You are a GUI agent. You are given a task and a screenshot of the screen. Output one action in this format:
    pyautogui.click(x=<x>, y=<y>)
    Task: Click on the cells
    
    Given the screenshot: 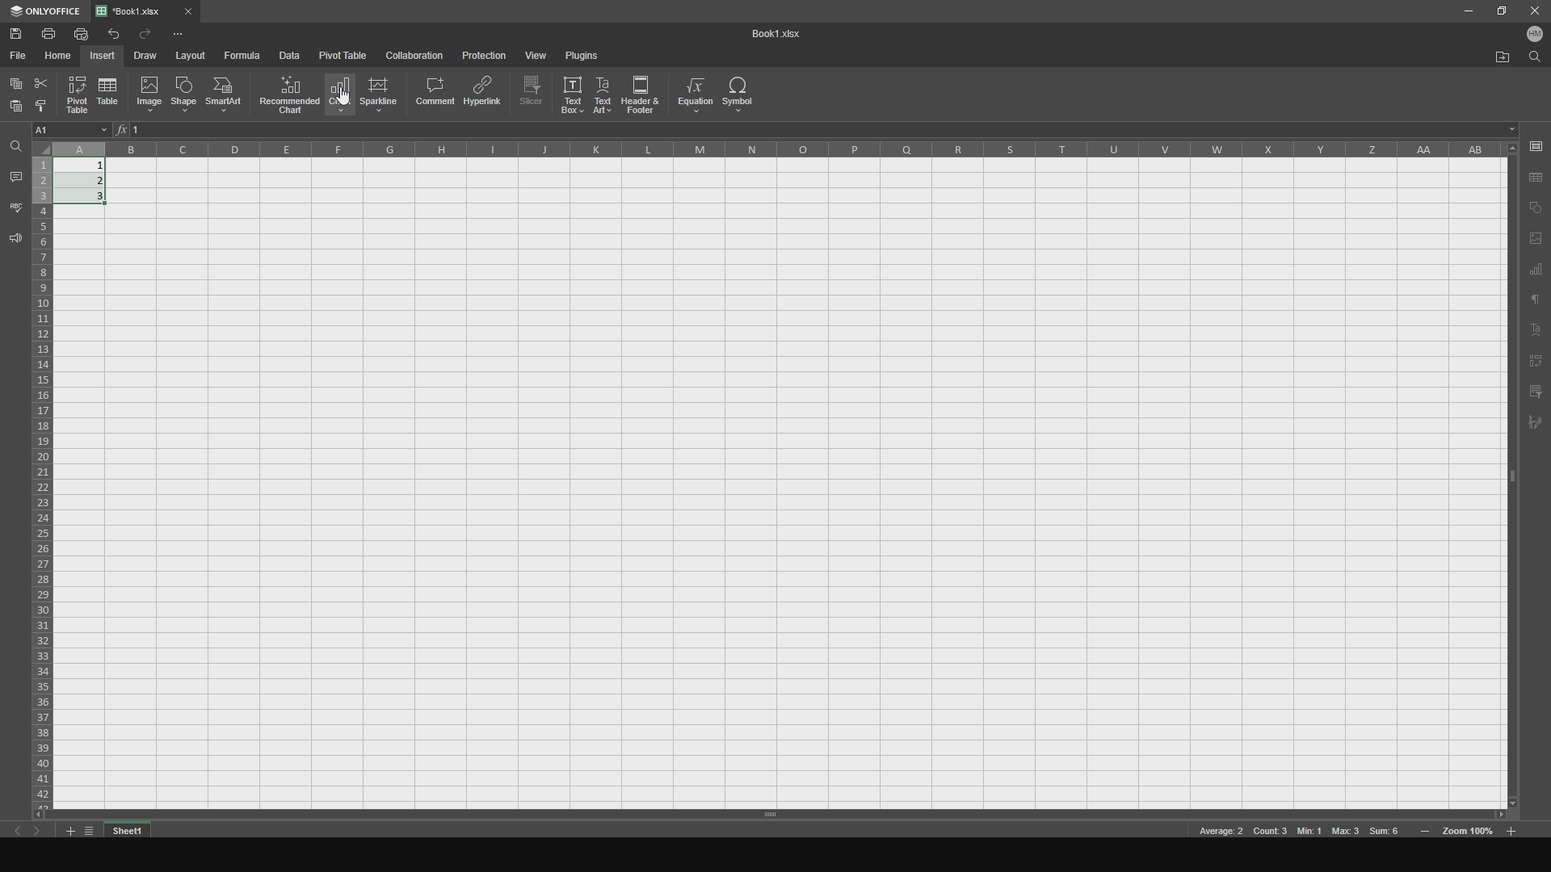 What is the action you would take?
    pyautogui.click(x=42, y=474)
    